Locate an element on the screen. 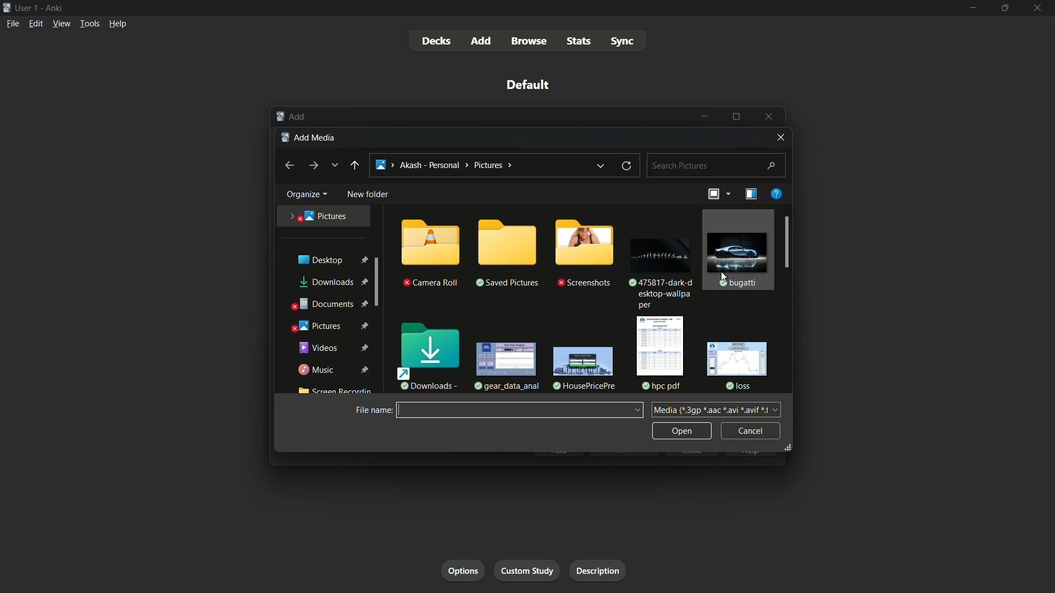 The image size is (1055, 593). file-3 is located at coordinates (504, 366).